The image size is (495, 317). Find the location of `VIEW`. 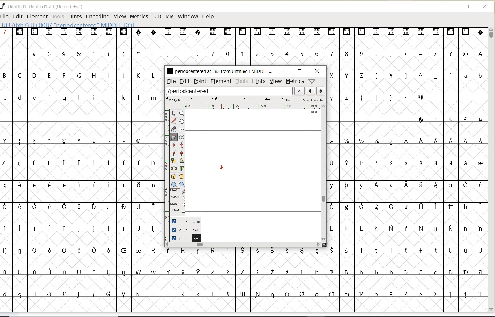

VIEW is located at coordinates (120, 17).